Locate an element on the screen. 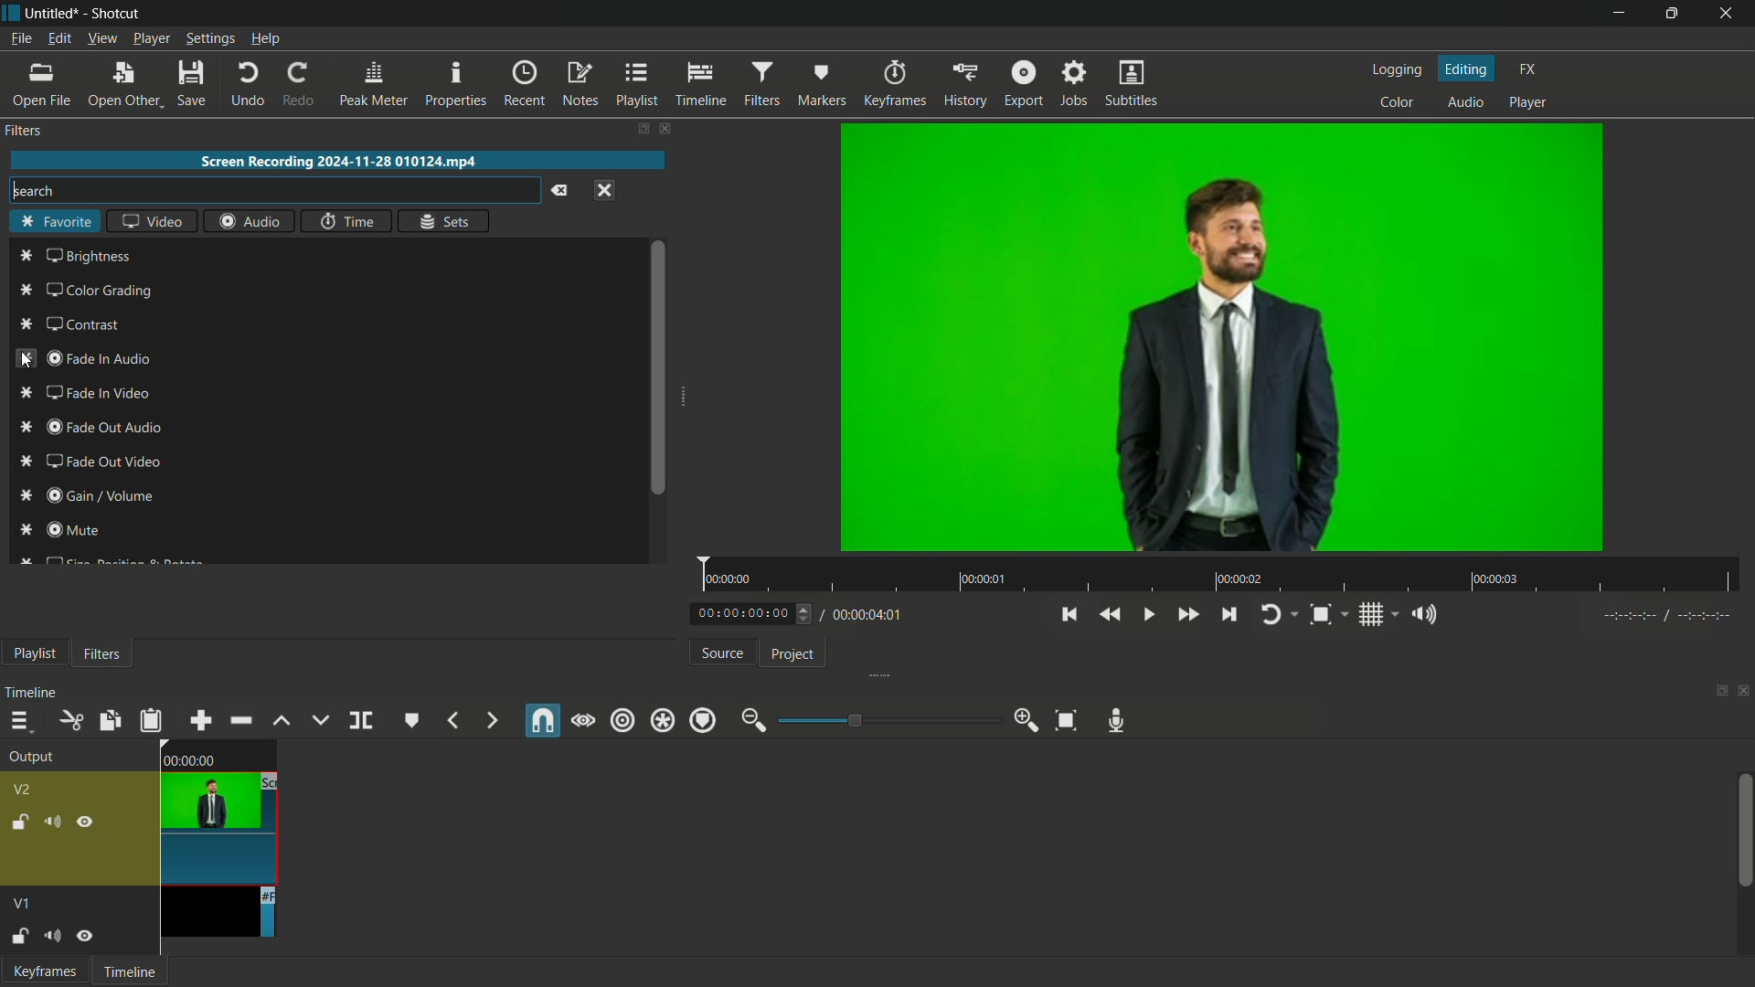  shotcut is located at coordinates (116, 14).